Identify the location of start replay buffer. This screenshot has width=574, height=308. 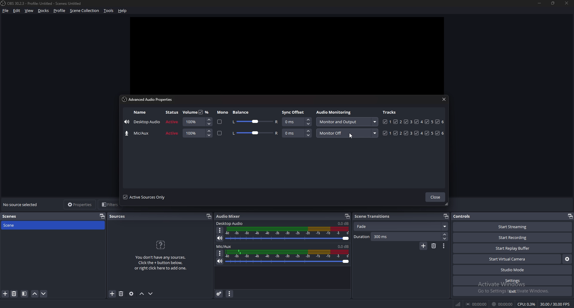
(513, 248).